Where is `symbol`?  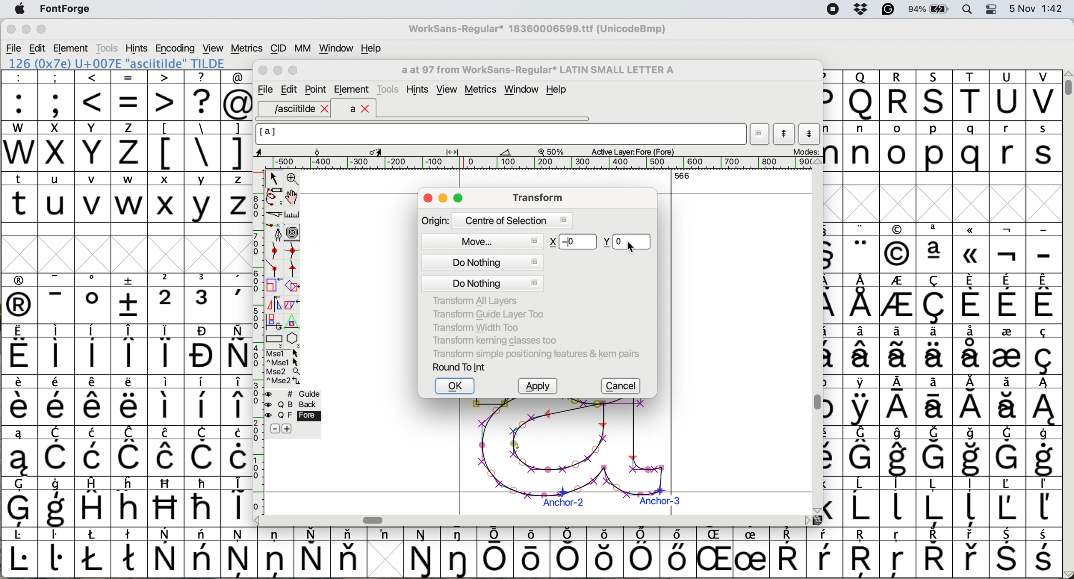 symbol is located at coordinates (1045, 554).